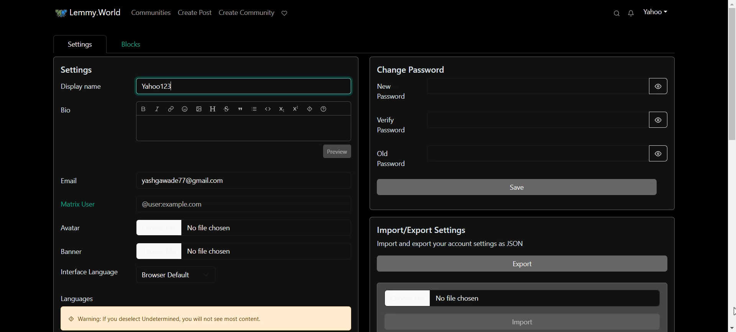 The width and height of the screenshot is (736, 332). I want to click on Q, so click(608, 13).